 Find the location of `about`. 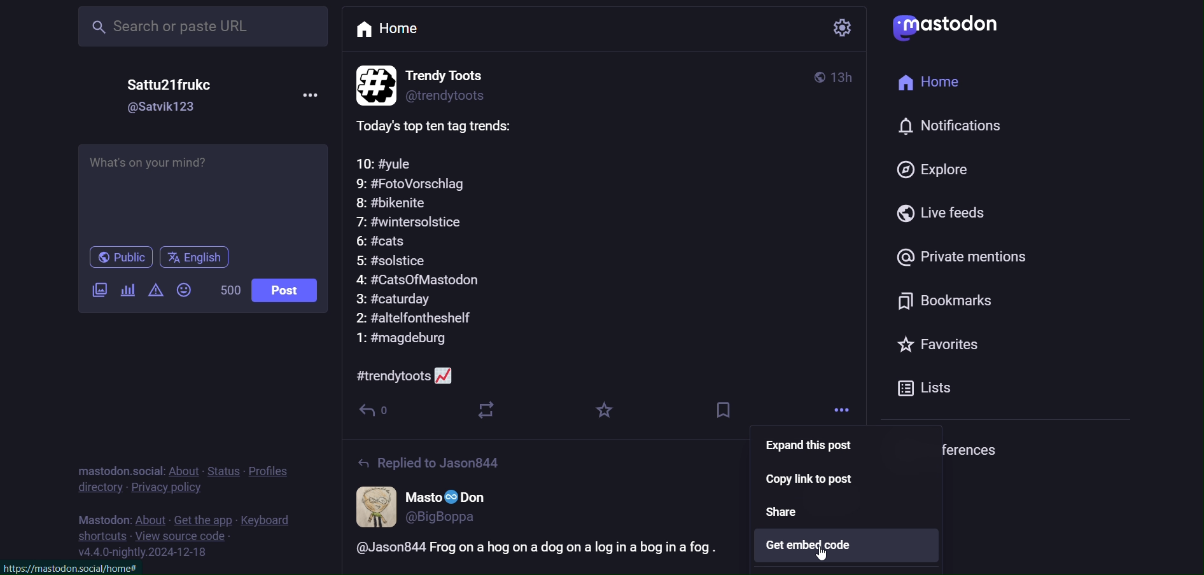

about is located at coordinates (148, 516).